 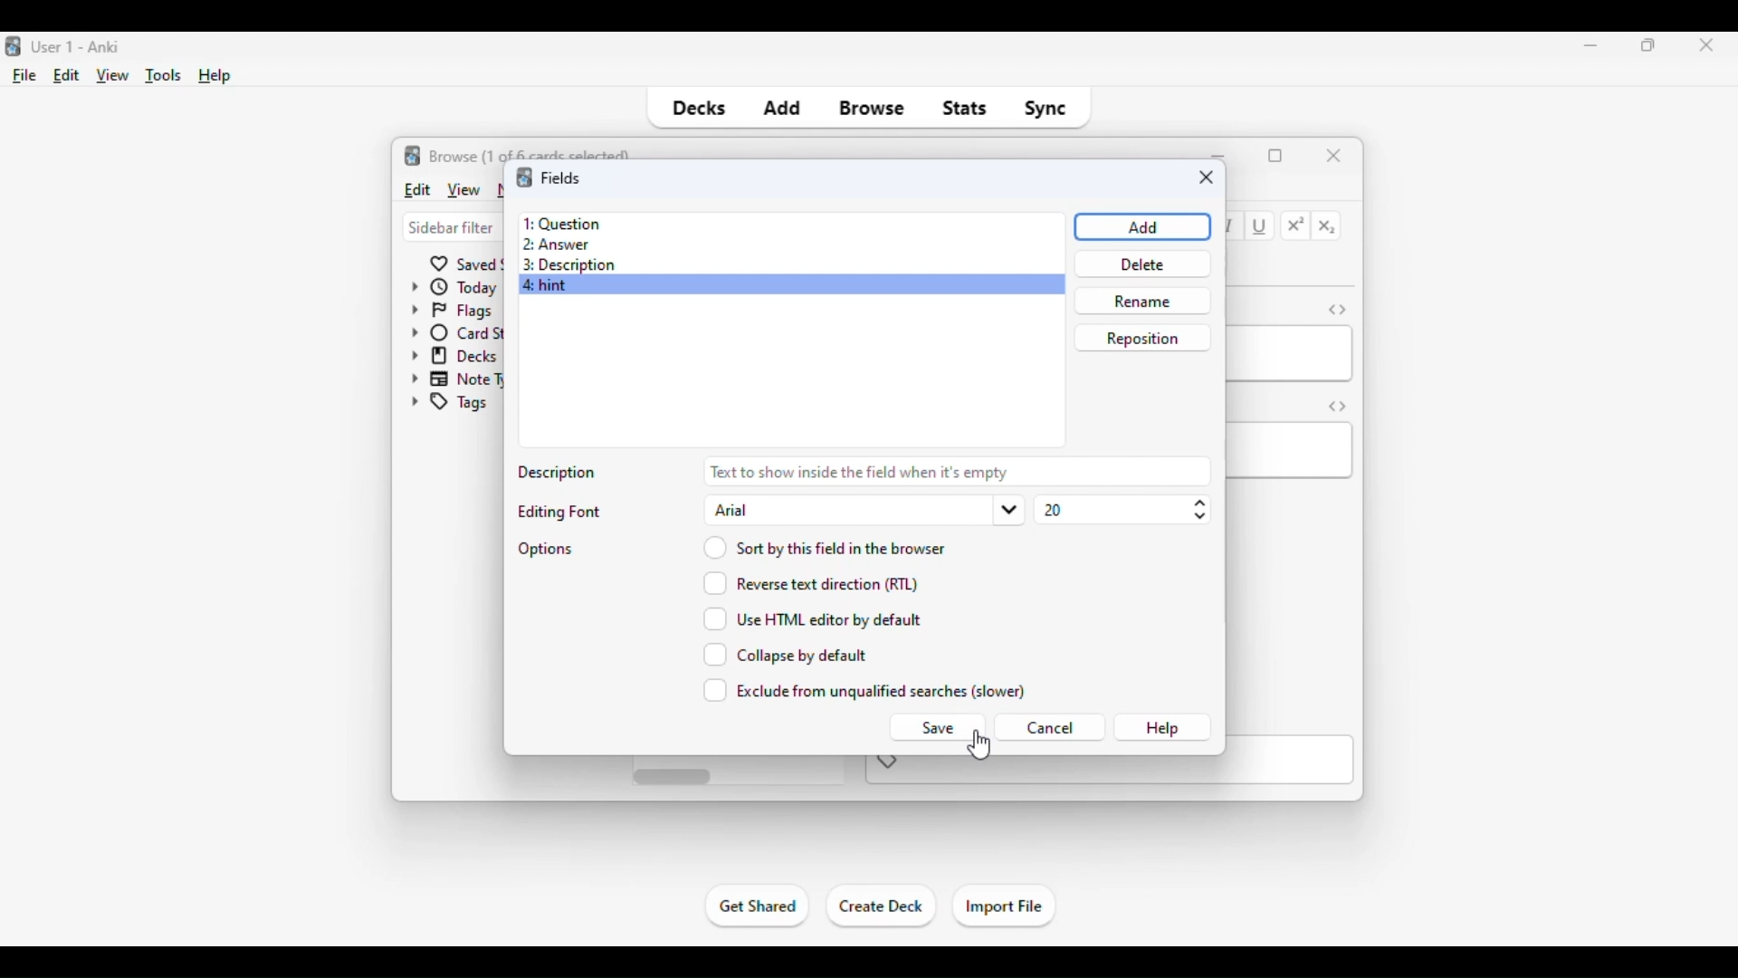 What do you see at coordinates (1207, 178) in the screenshot?
I see `close` at bounding box center [1207, 178].